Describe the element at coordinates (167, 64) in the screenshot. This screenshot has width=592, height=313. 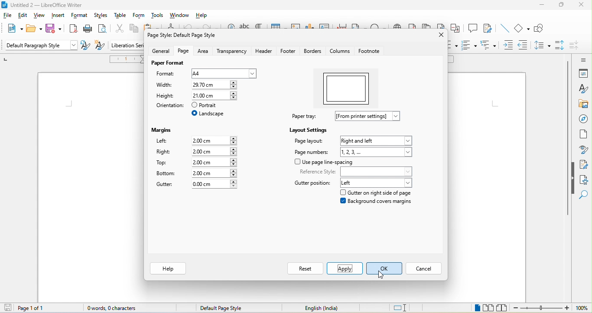
I see `paper format` at that location.